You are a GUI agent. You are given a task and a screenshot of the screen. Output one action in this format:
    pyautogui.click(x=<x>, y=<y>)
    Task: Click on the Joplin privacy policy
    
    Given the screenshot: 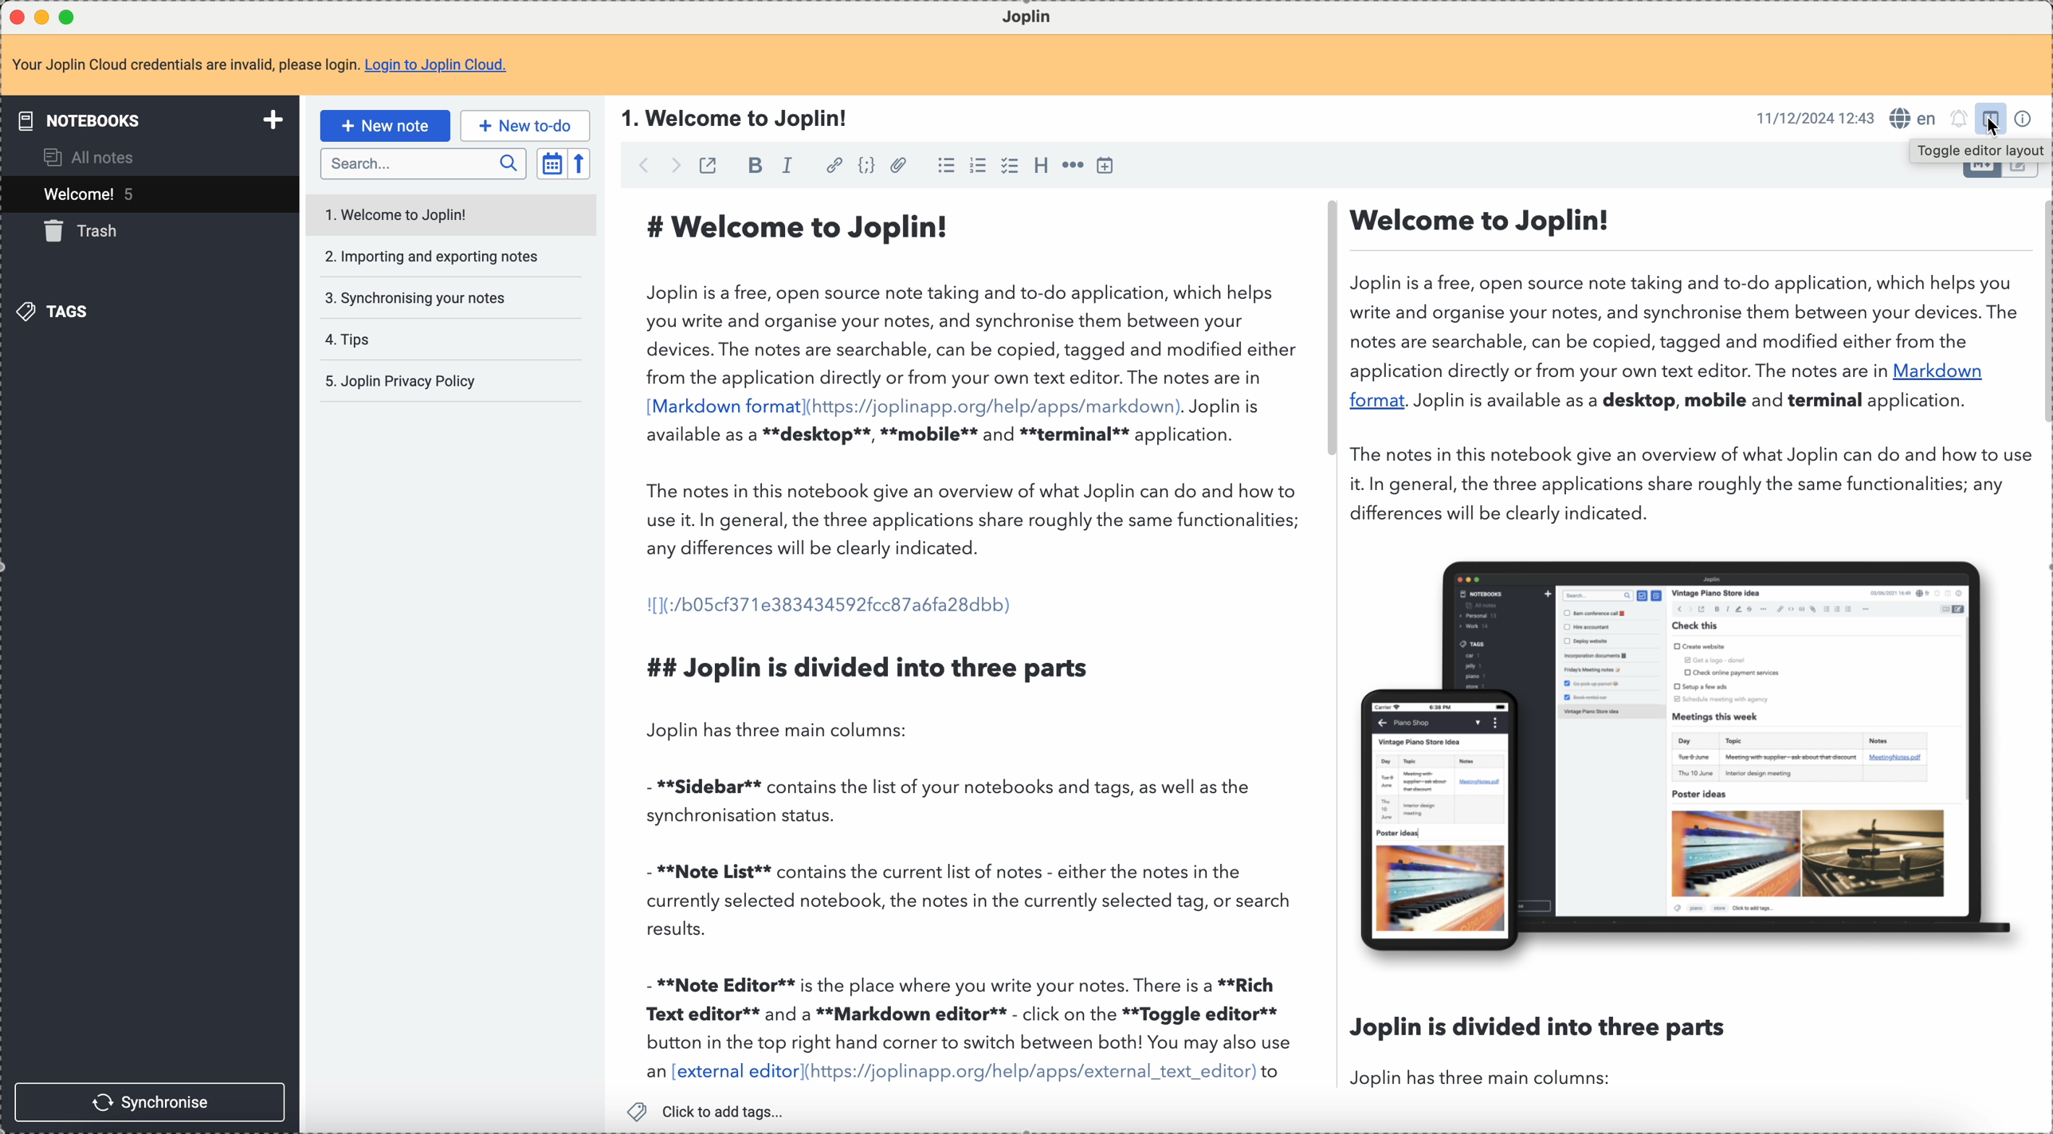 What is the action you would take?
    pyautogui.click(x=400, y=383)
    